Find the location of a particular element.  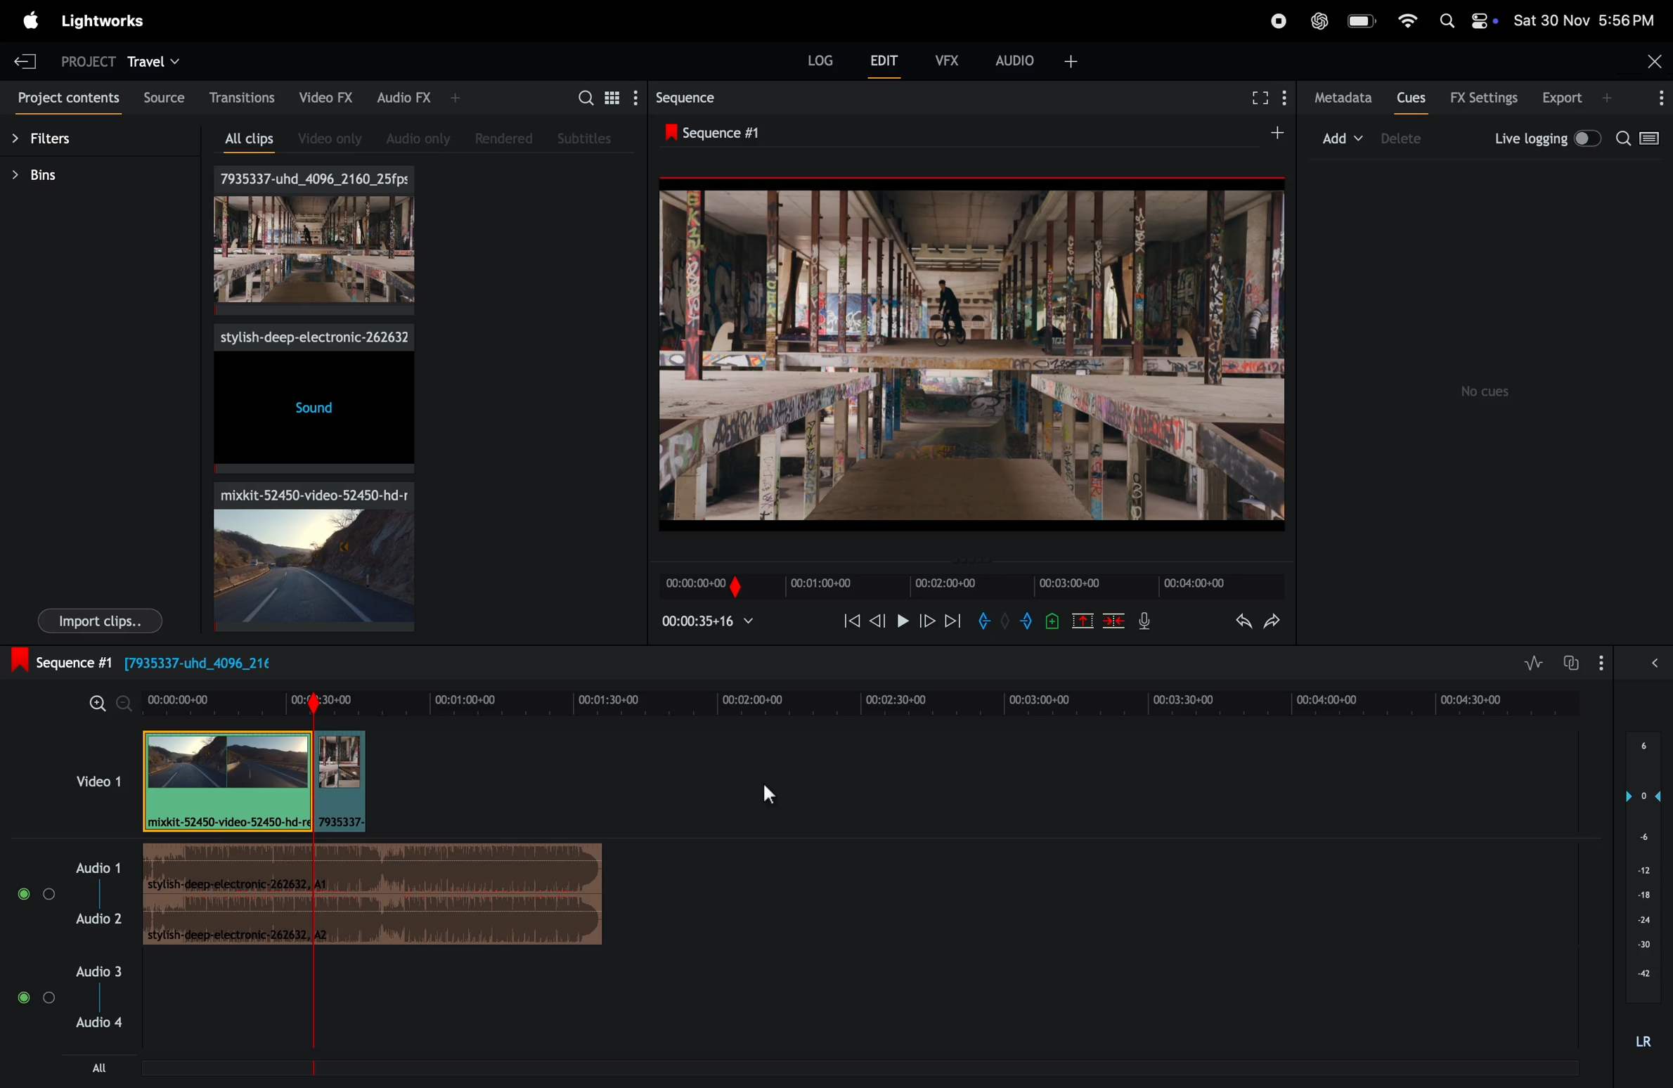

video clips is located at coordinates (316, 241).